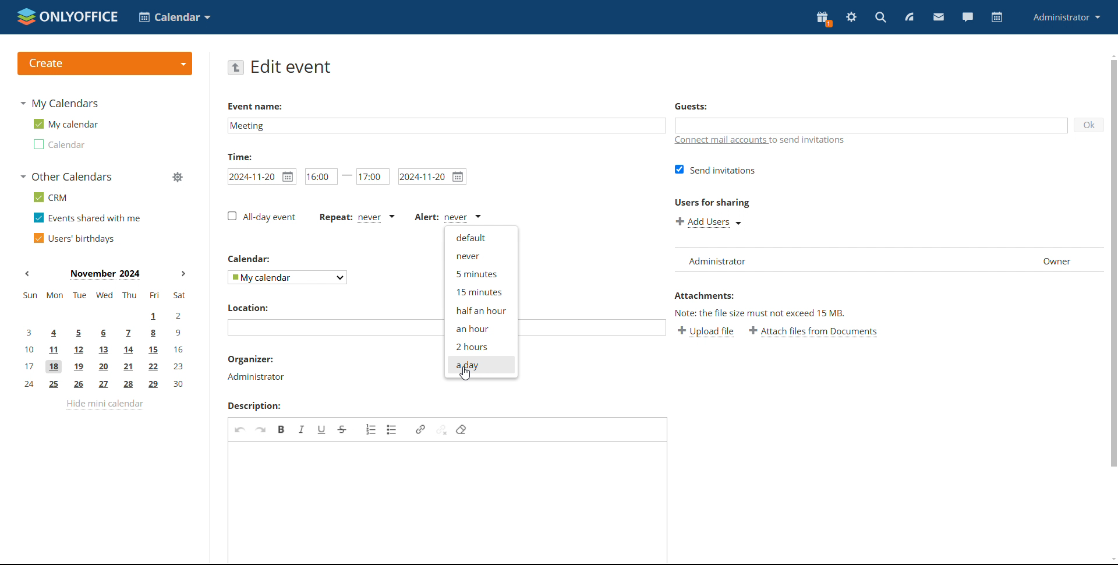 The image size is (1118, 565). I want to click on list of users, so click(887, 260).